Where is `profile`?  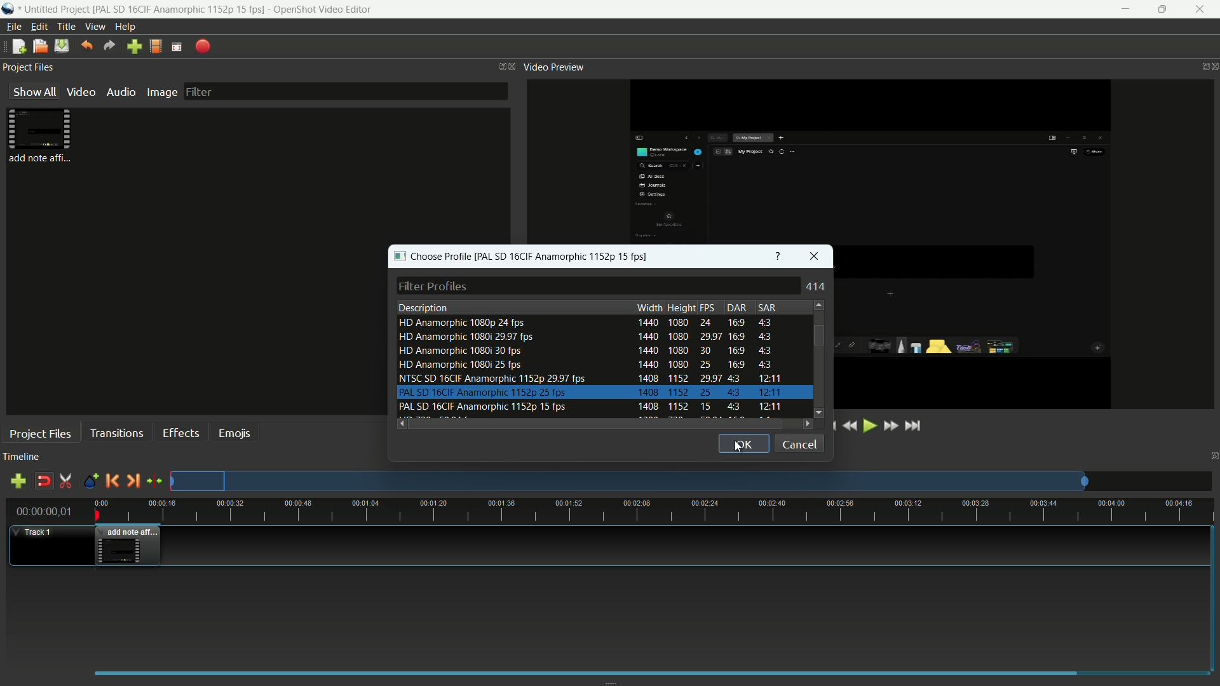
profile is located at coordinates (180, 10).